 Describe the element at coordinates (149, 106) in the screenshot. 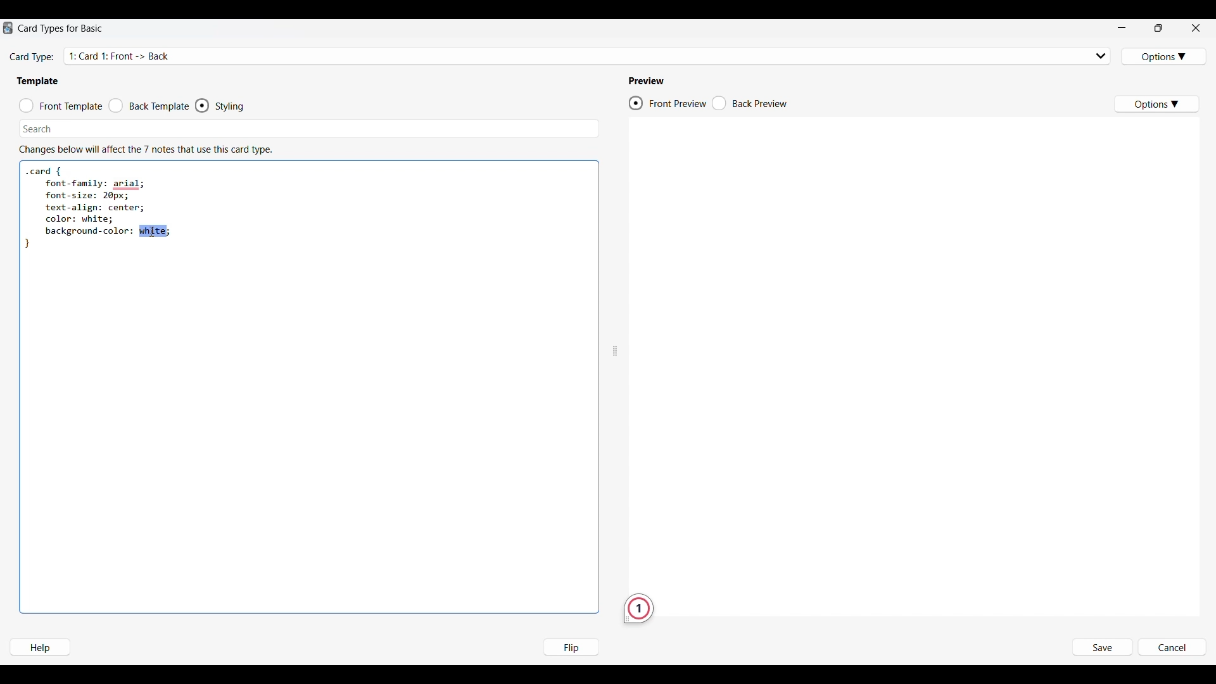

I see `Back template` at that location.